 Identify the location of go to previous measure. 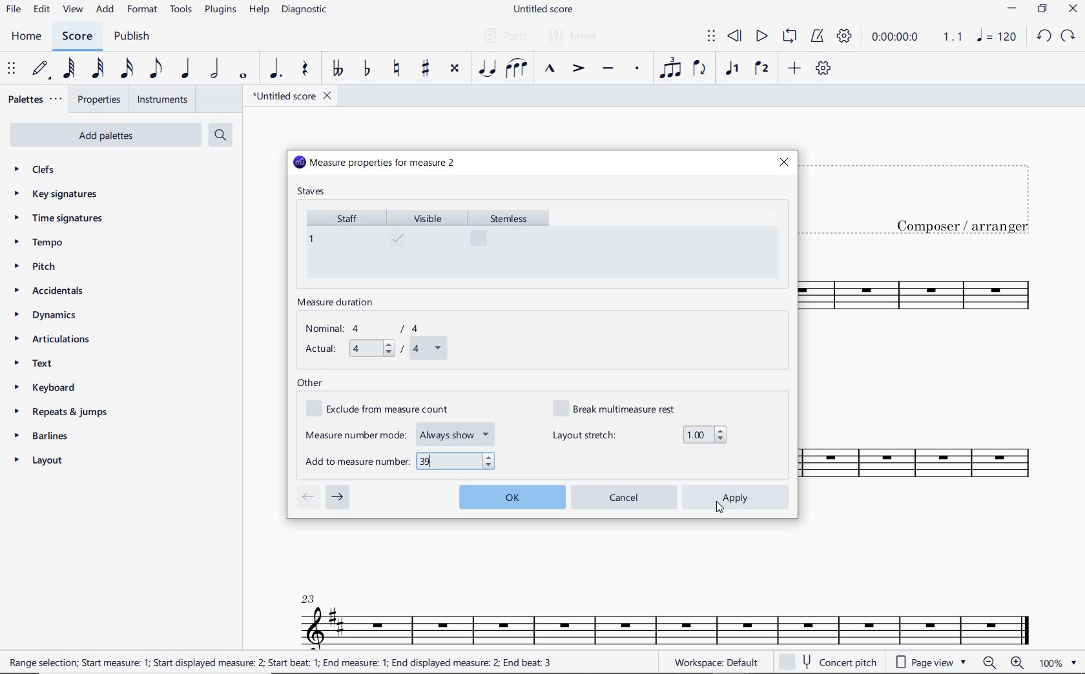
(307, 498).